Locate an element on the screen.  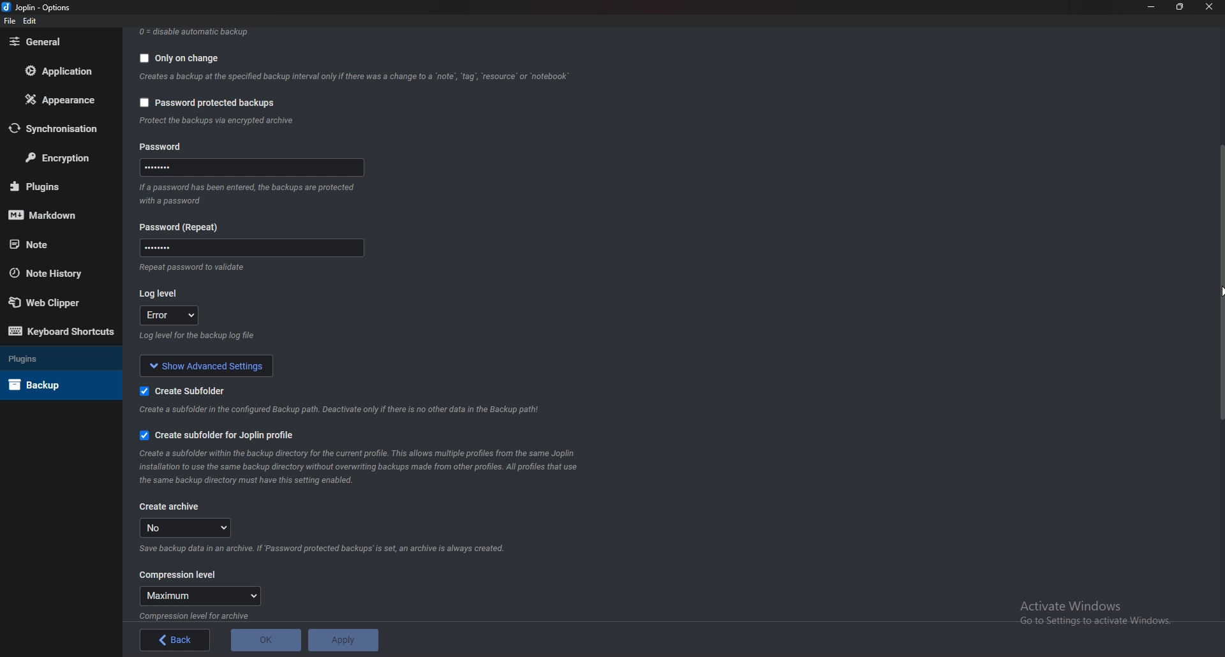
Note history is located at coordinates (54, 274).